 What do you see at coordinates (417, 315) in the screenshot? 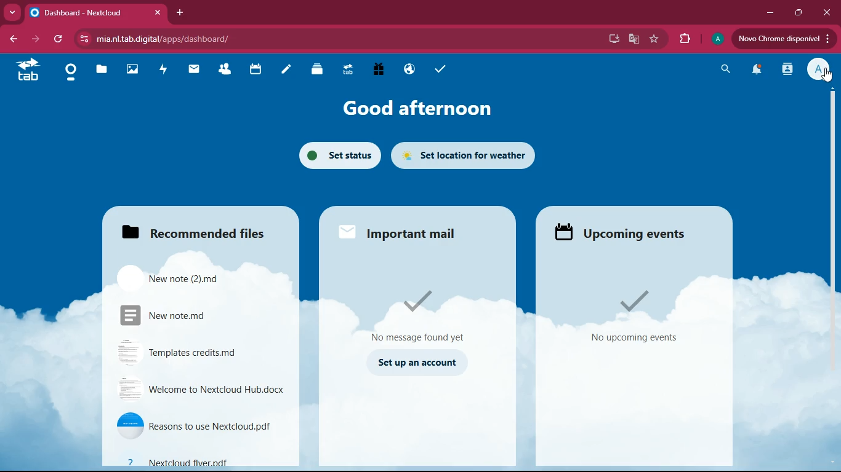
I see `no message` at bounding box center [417, 315].